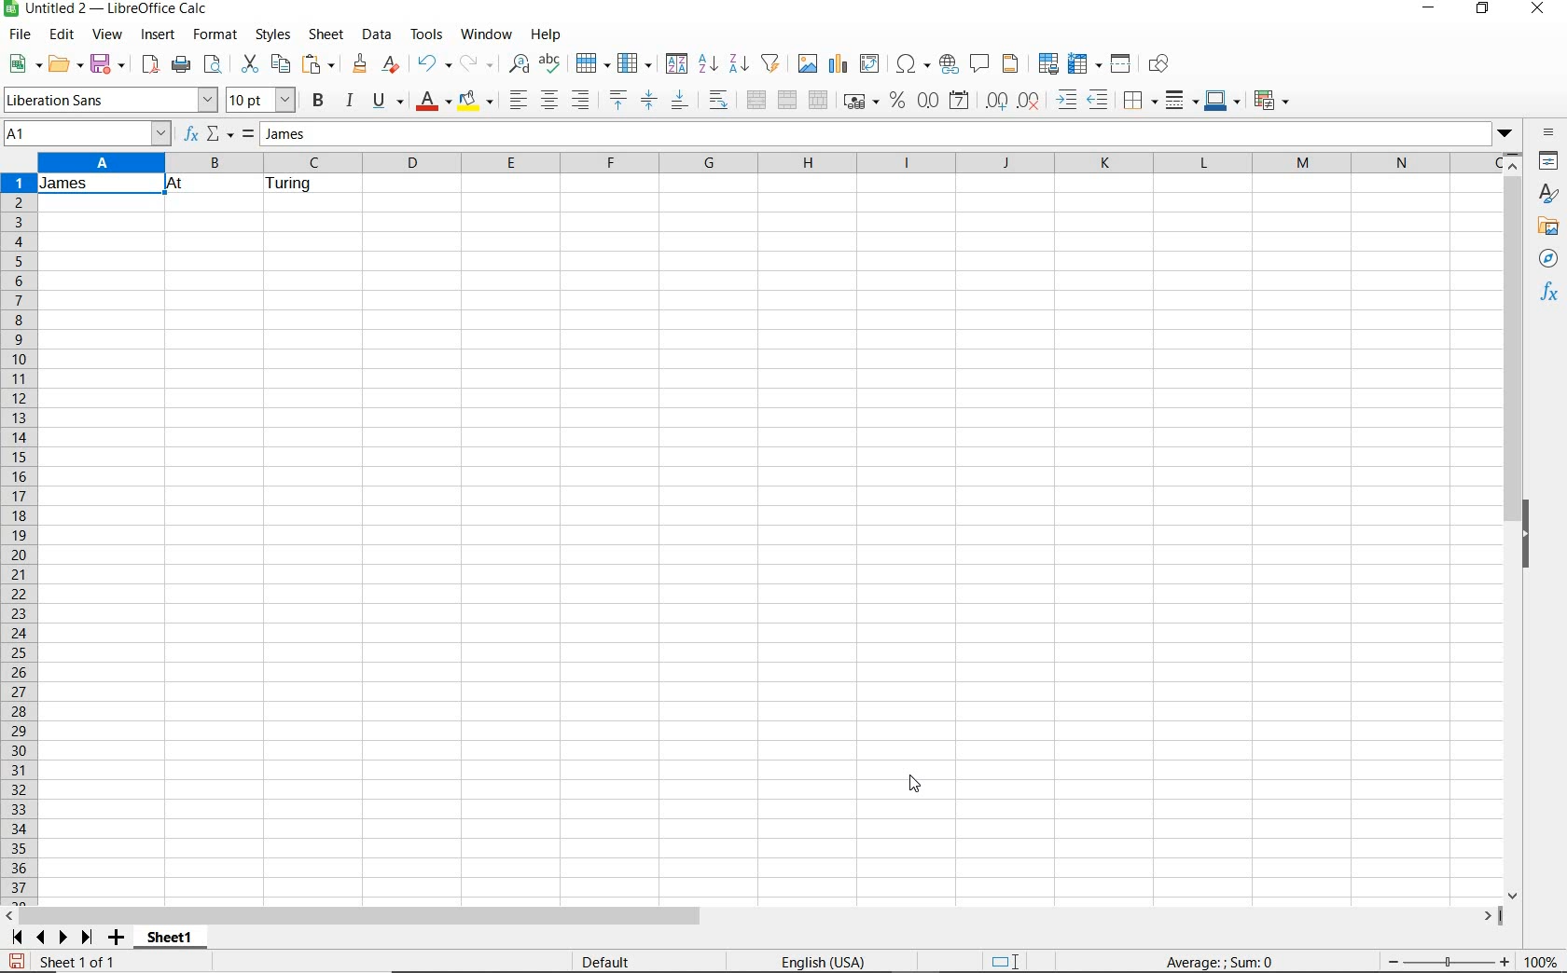 The height and width of the screenshot is (973, 1567). What do you see at coordinates (172, 940) in the screenshot?
I see `sheet1` at bounding box center [172, 940].